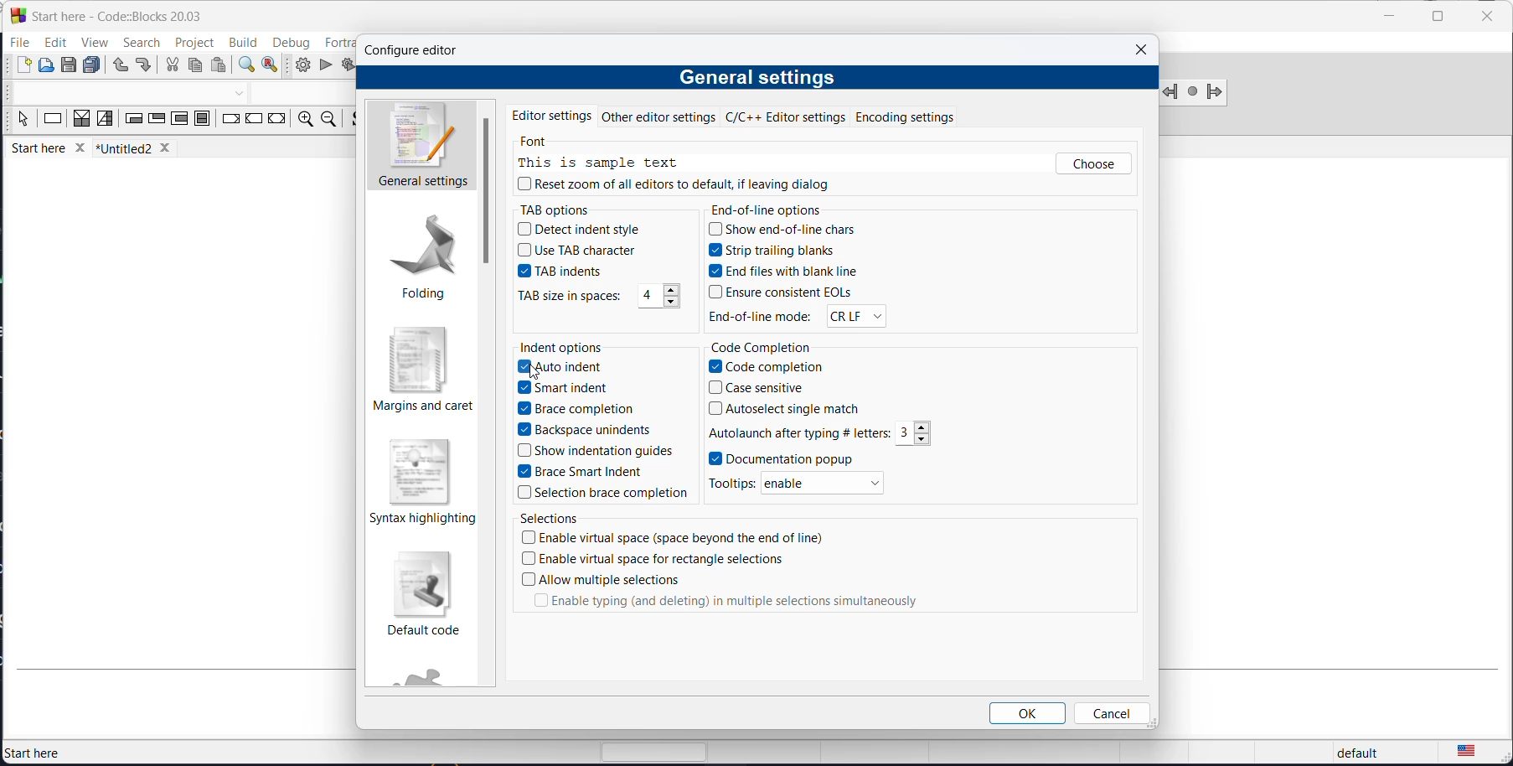 This screenshot has width=1513, height=766. I want to click on reset zoom checkbox, so click(669, 183).